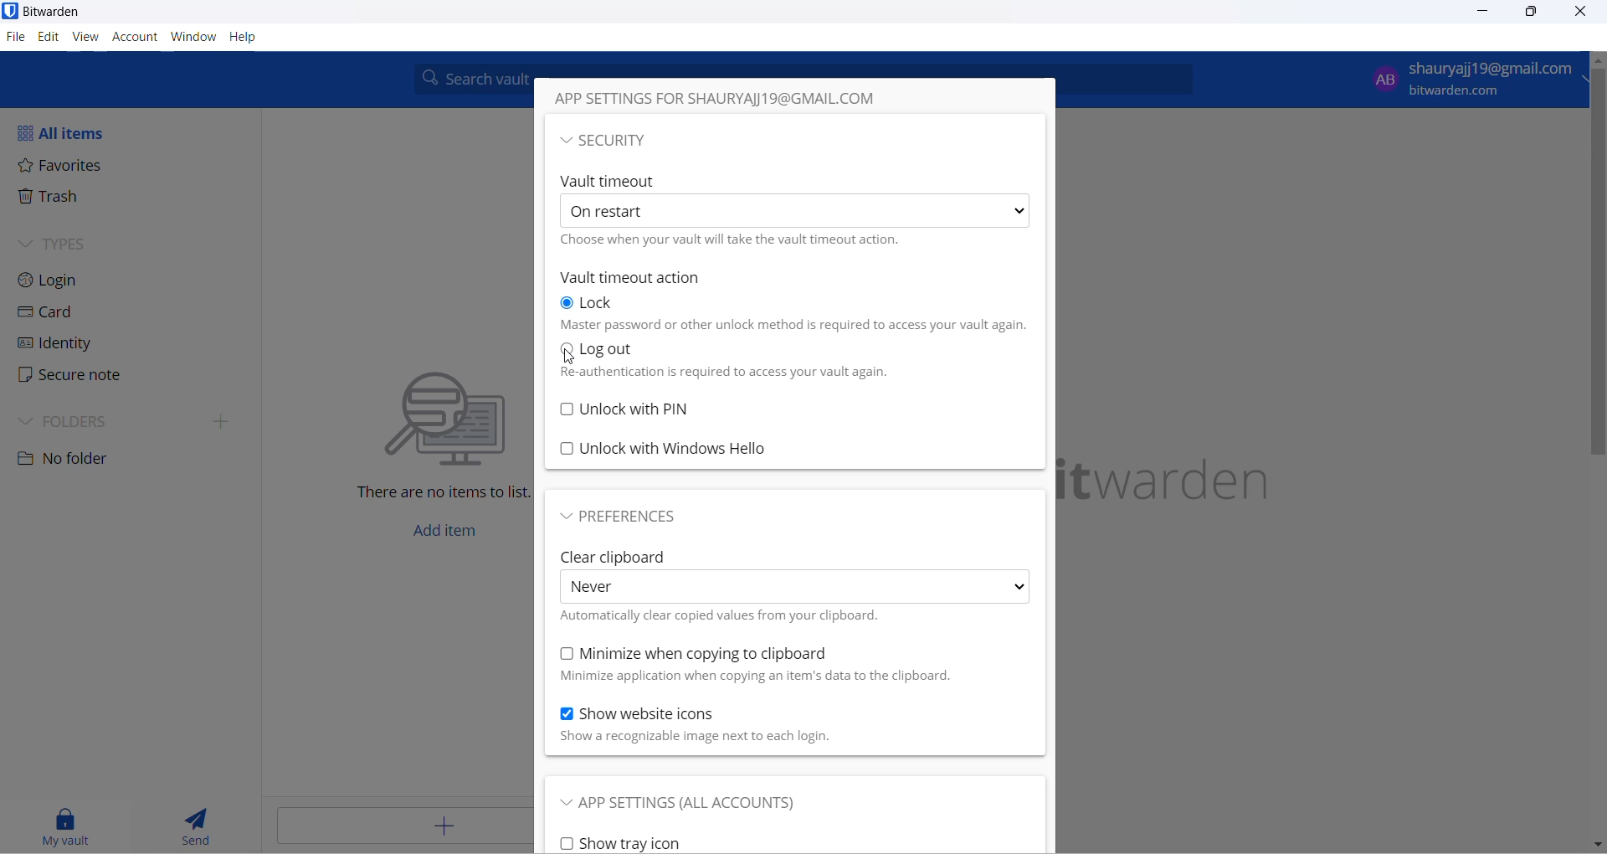 Image resolution: width=1607 pixels, height=854 pixels. What do you see at coordinates (792, 406) in the screenshot?
I see `unlock with PIN checkbox` at bounding box center [792, 406].